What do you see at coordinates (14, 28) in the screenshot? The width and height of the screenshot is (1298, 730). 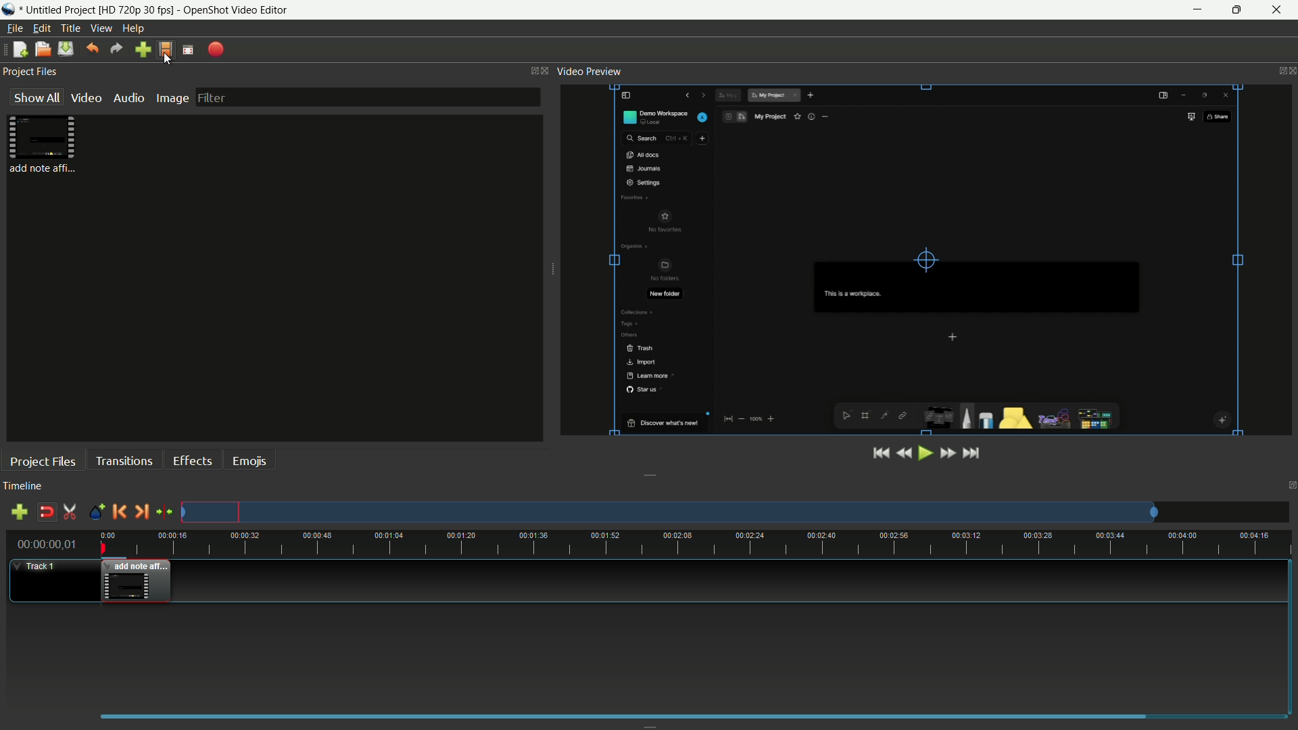 I see `file menu` at bounding box center [14, 28].